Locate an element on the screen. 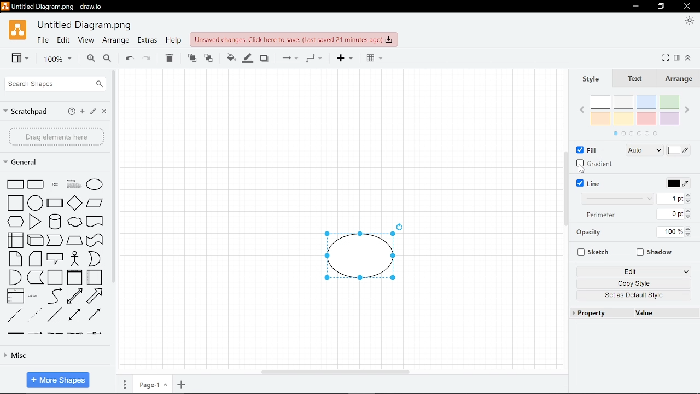 Image resolution: width=700 pixels, height=394 pixels. Minimize is located at coordinates (635, 7).